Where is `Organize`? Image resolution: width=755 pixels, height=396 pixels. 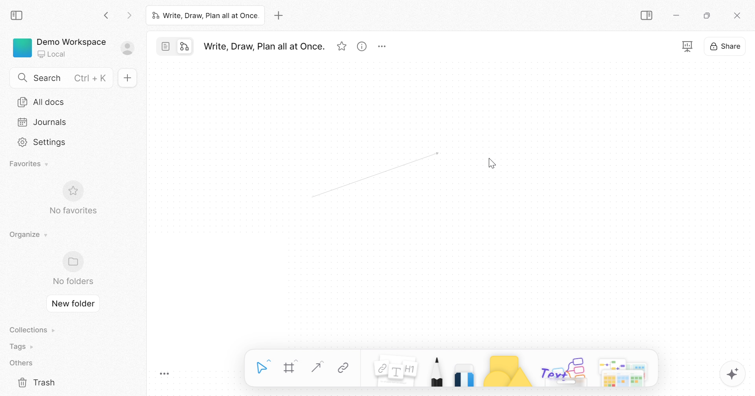
Organize is located at coordinates (26, 235).